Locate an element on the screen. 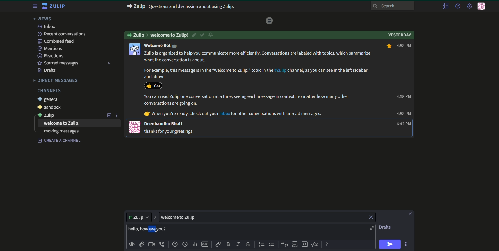 This screenshot has height=251, width=499. Yesterday is located at coordinates (400, 34).